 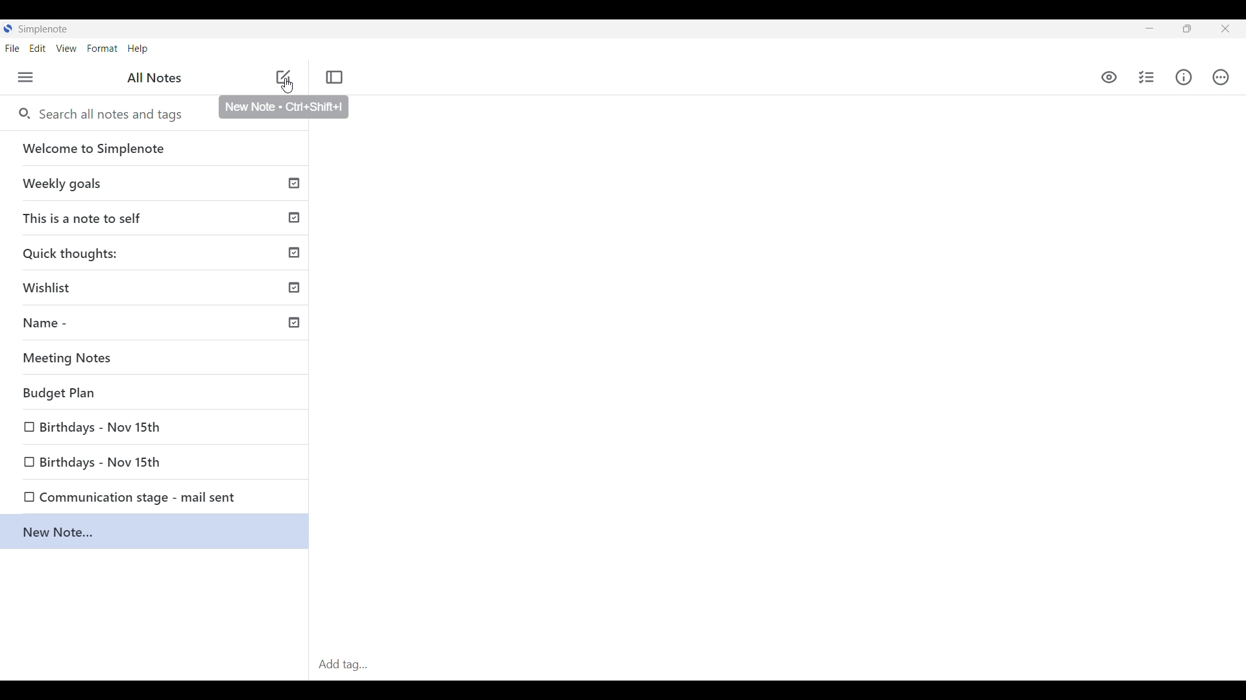 I want to click on Format, so click(x=103, y=49).